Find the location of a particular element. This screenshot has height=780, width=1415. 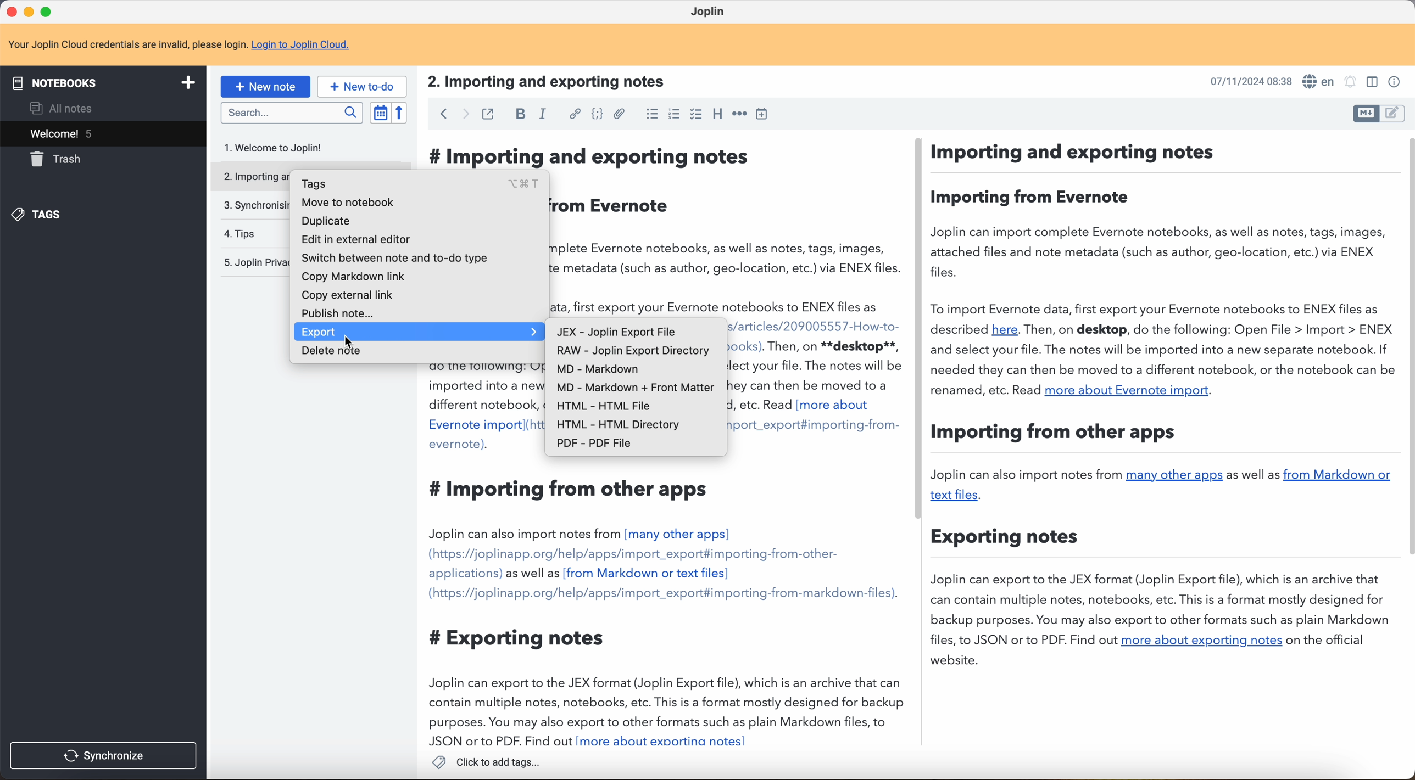

publish note is located at coordinates (336, 312).